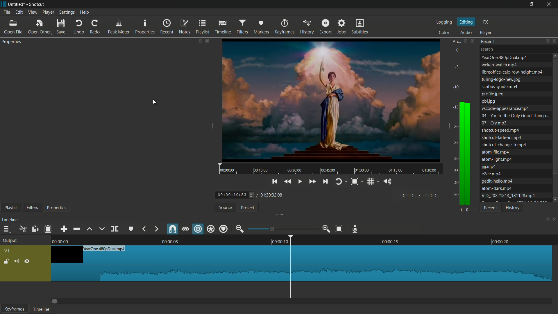 The width and height of the screenshot is (558, 314). I want to click on ripple, so click(198, 229).